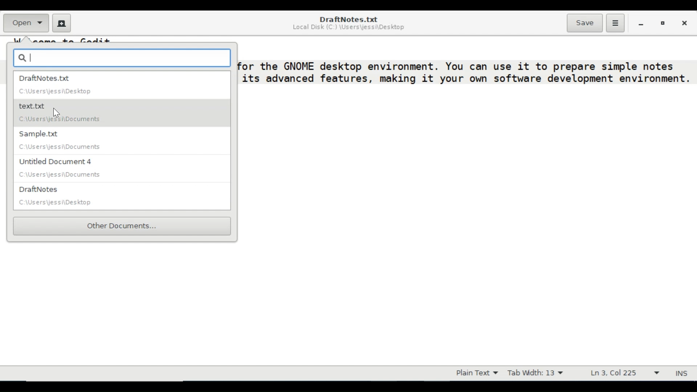 This screenshot has height=392, width=697. Describe the element at coordinates (615, 23) in the screenshot. I see `Application menu` at that location.